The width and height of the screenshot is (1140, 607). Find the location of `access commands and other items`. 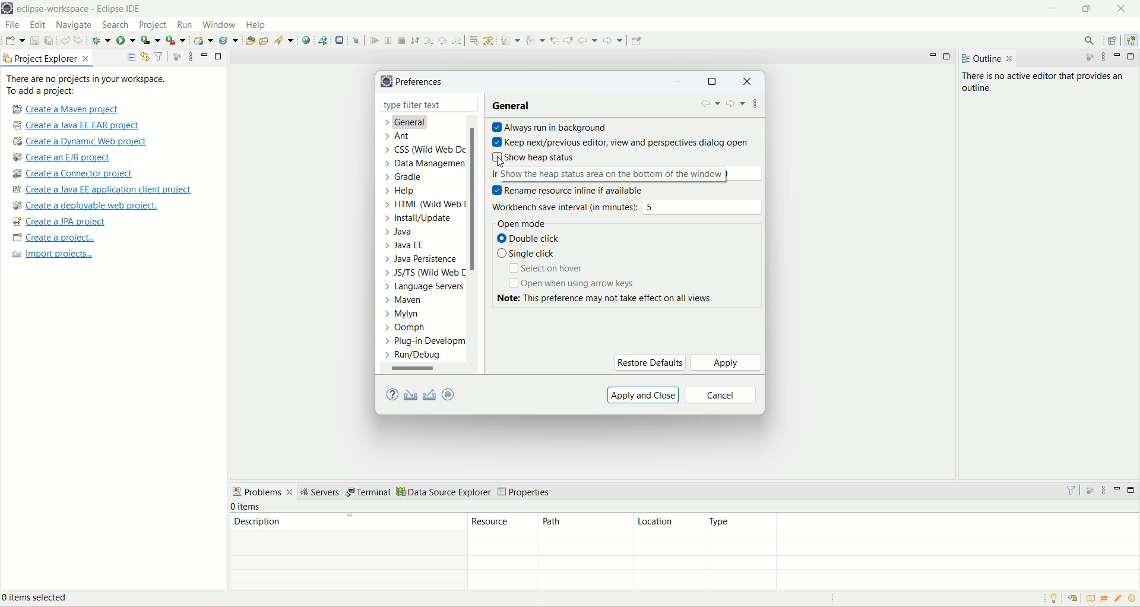

access commands and other items is located at coordinates (1088, 41).